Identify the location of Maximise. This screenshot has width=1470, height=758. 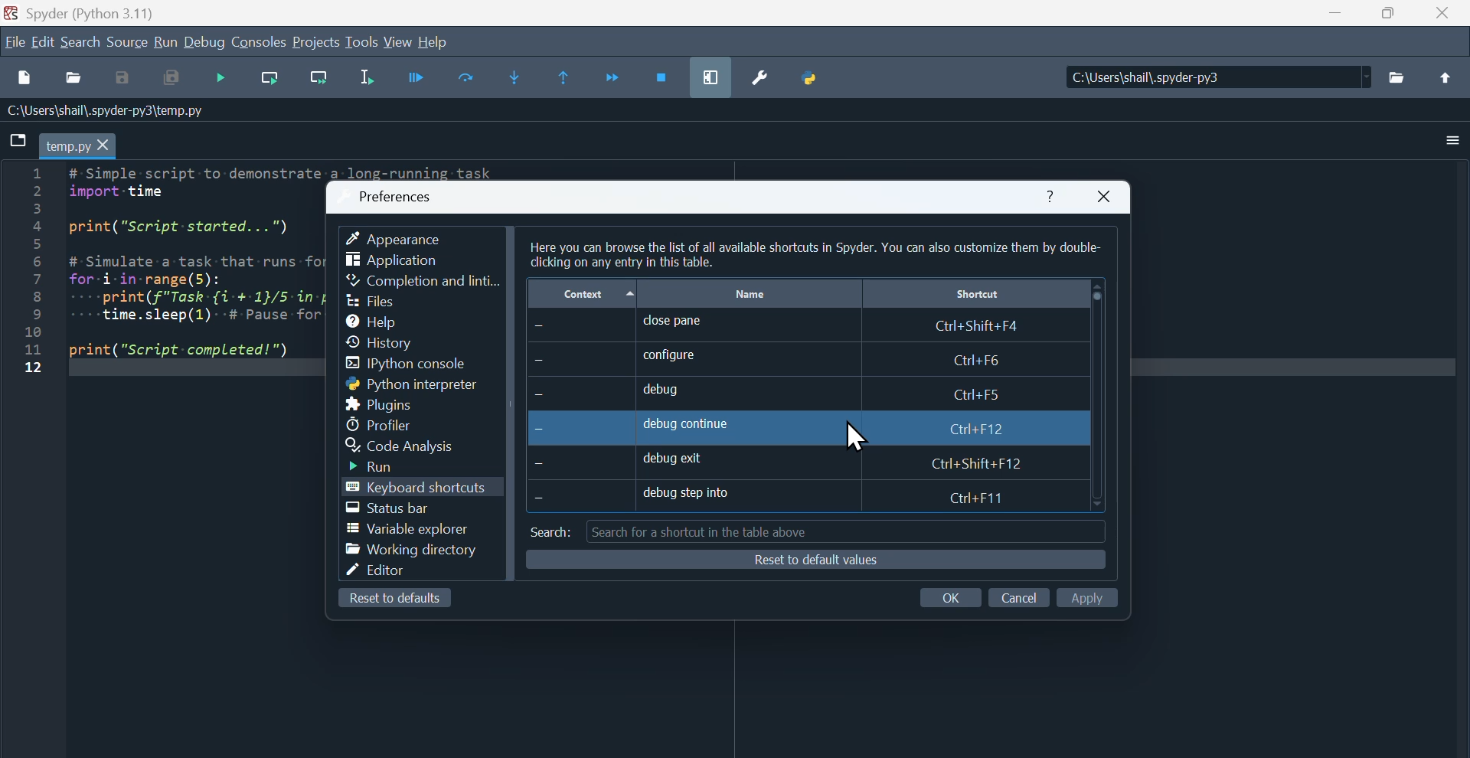
(1388, 15).